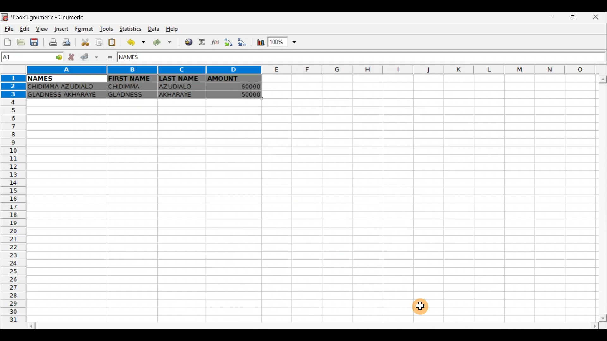  What do you see at coordinates (233, 79) in the screenshot?
I see `AMOUNT` at bounding box center [233, 79].